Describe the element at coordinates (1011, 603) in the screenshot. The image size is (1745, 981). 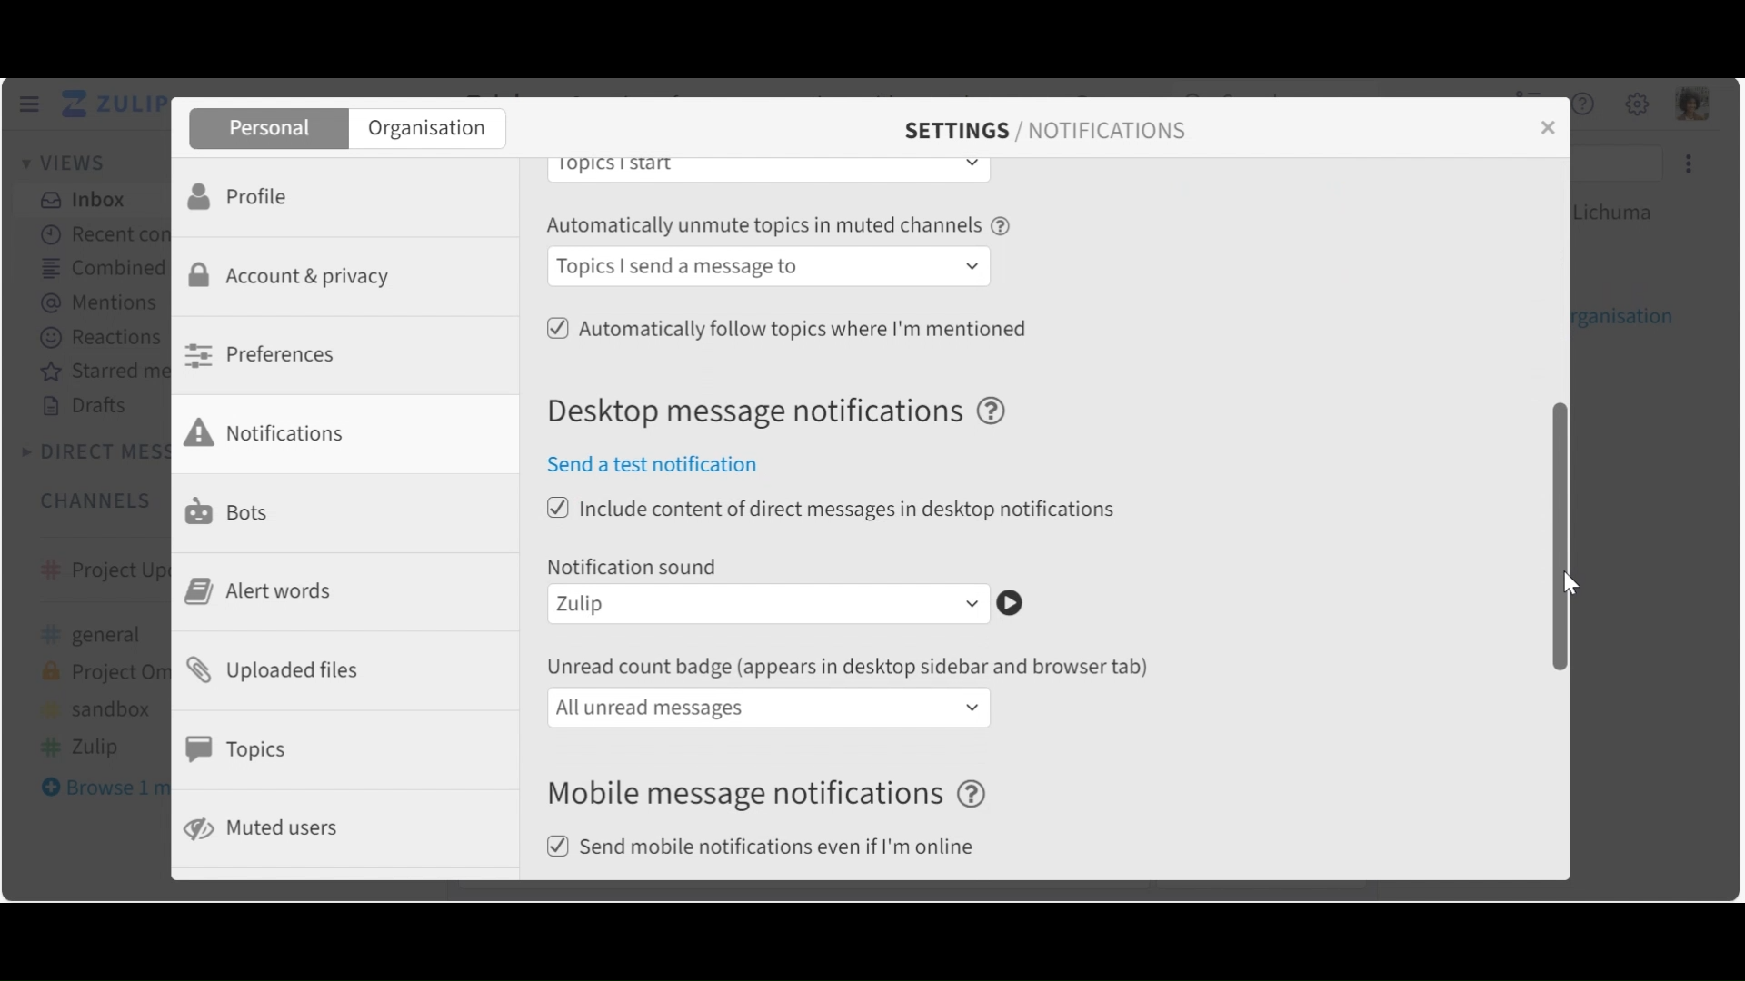
I see `Play notification sound` at that location.